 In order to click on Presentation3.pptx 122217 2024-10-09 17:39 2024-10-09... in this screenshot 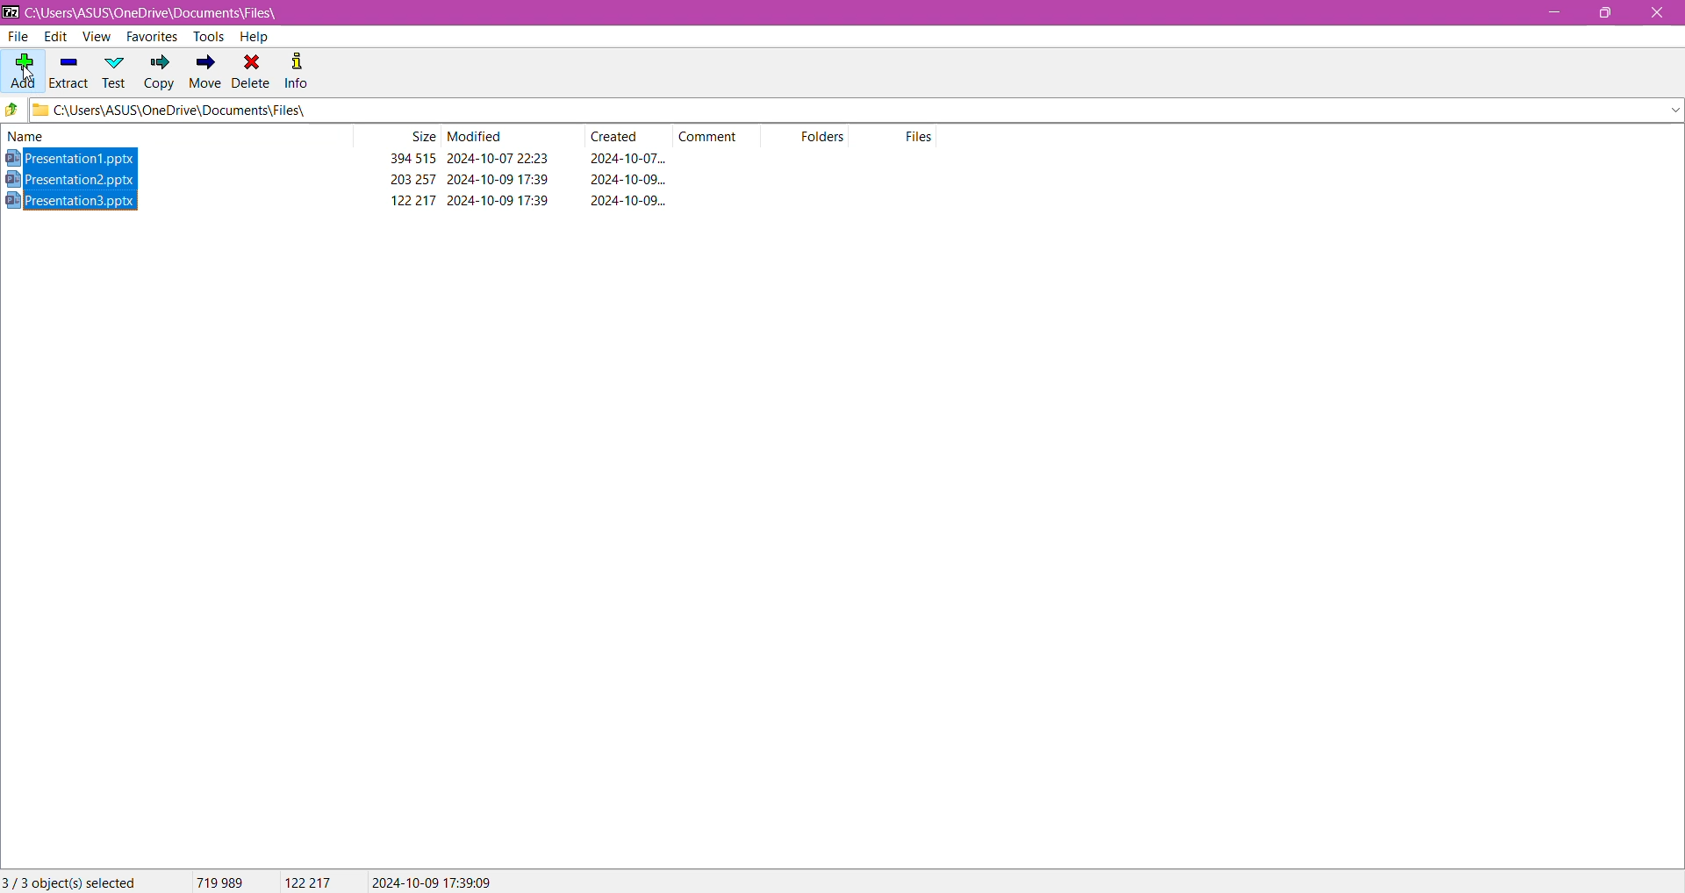, I will do `click(351, 200)`.